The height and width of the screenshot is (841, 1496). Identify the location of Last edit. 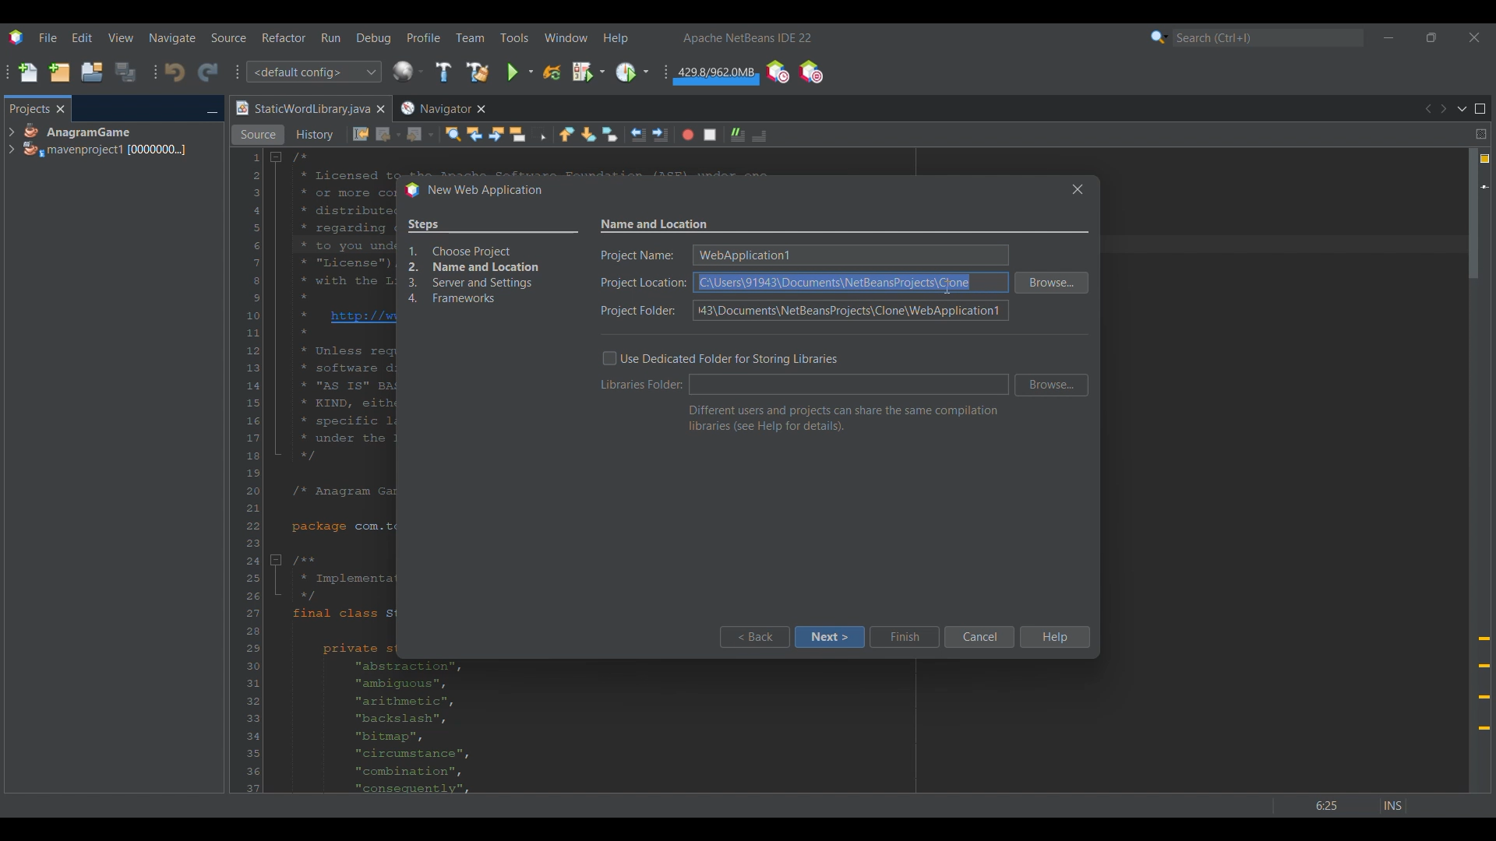
(361, 134).